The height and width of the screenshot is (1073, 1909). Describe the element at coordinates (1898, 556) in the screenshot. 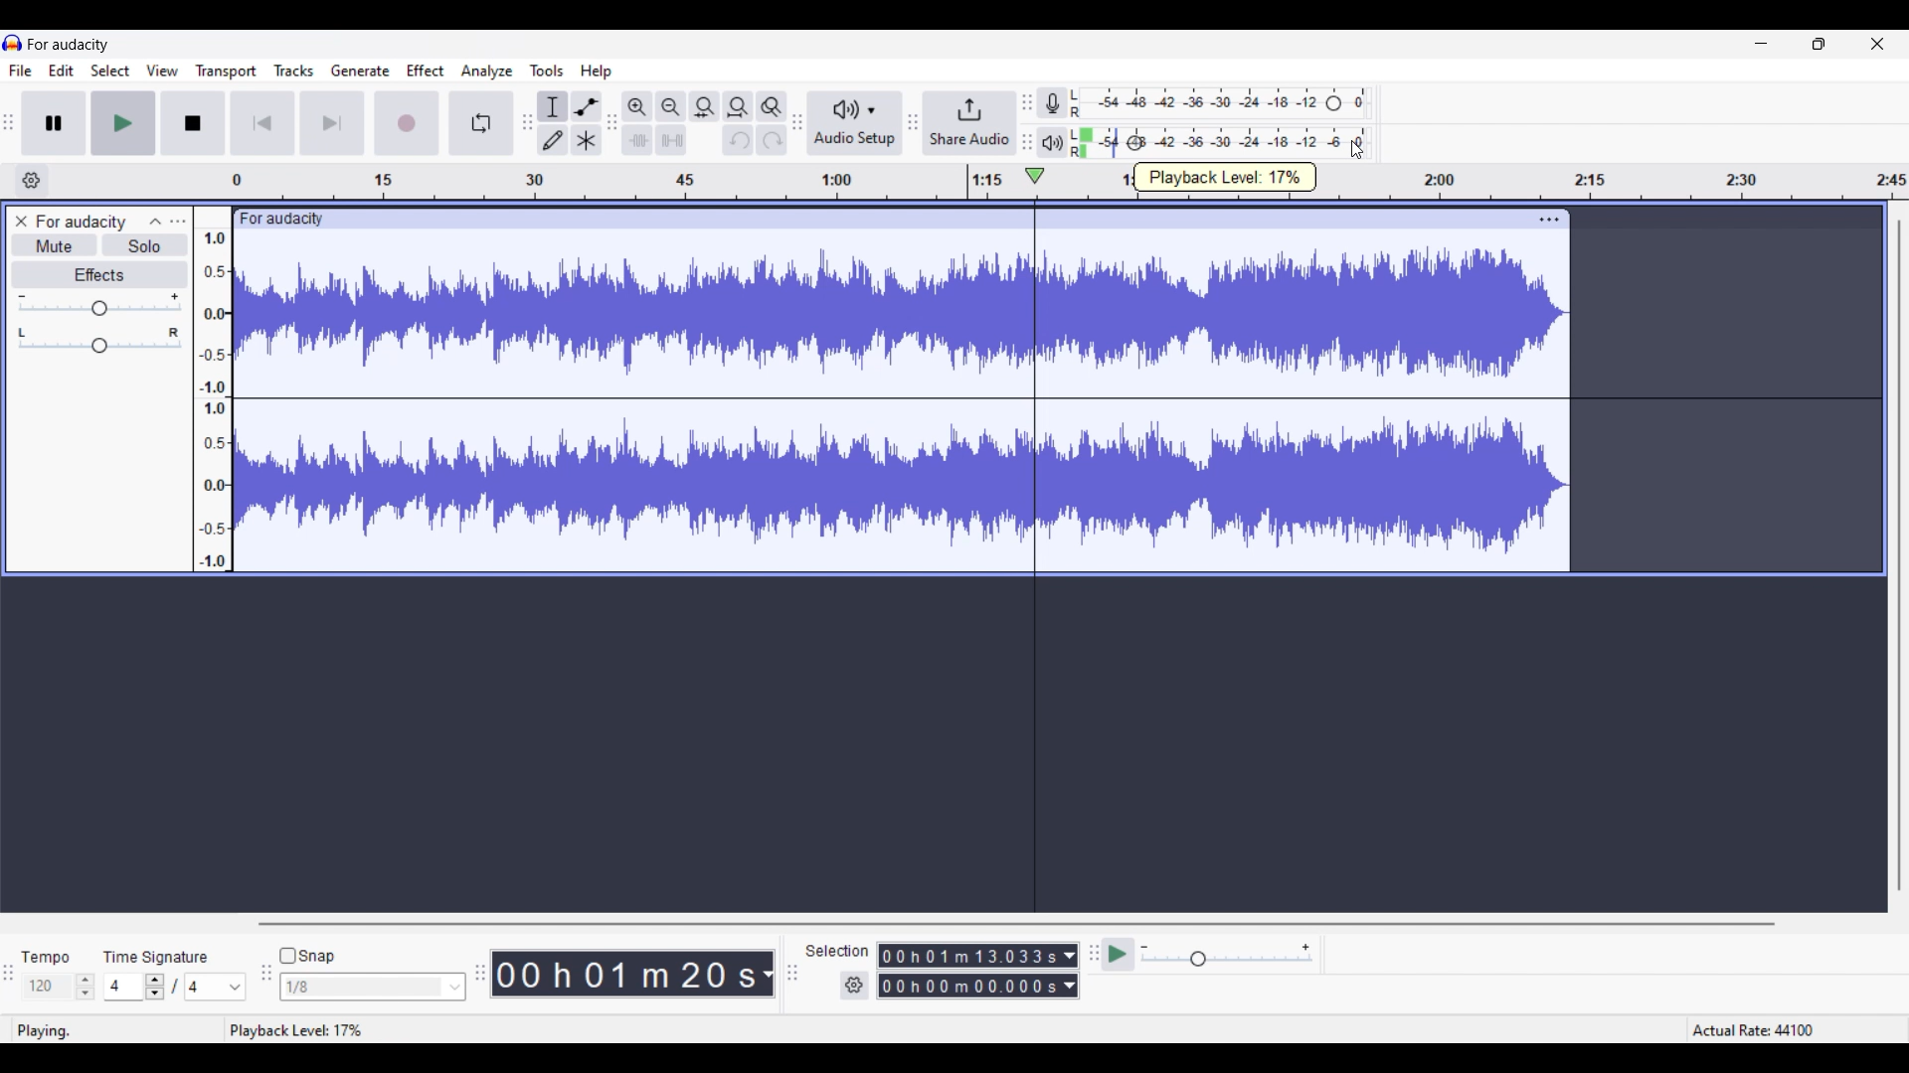

I see `Vertical slide bar` at that location.